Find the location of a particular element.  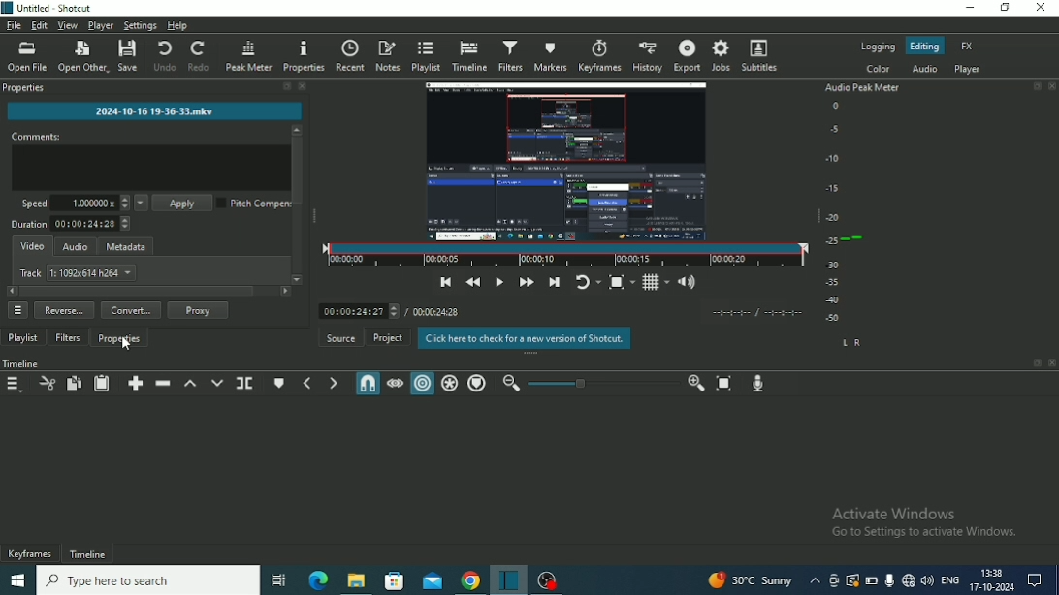

Player is located at coordinates (100, 25).